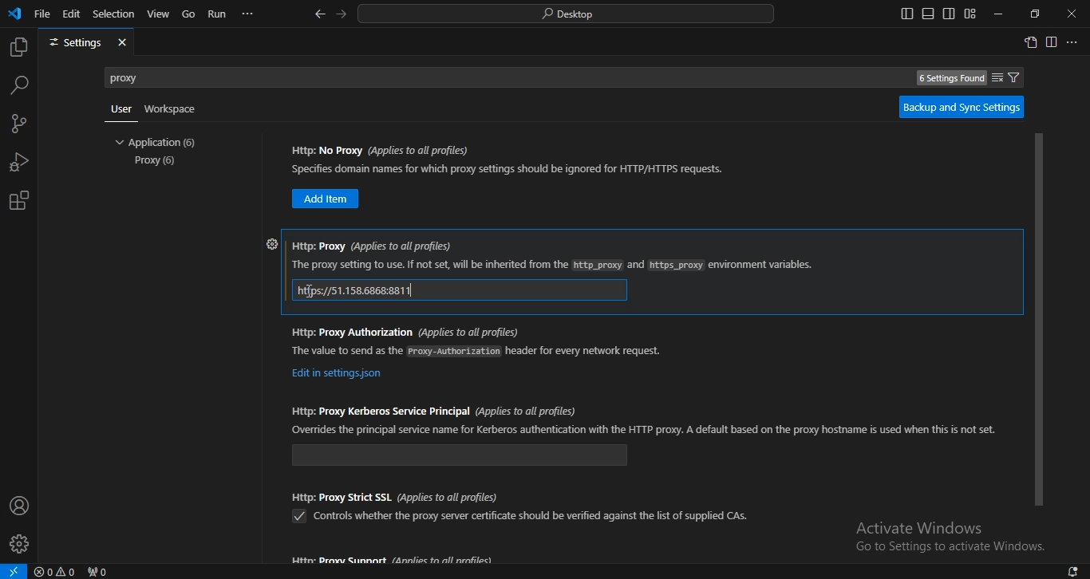 The width and height of the screenshot is (1090, 579). What do you see at coordinates (270, 243) in the screenshot?
I see `Settings icon` at bounding box center [270, 243].